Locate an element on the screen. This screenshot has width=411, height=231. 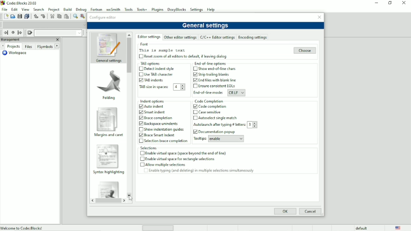
 is located at coordinates (140, 135).